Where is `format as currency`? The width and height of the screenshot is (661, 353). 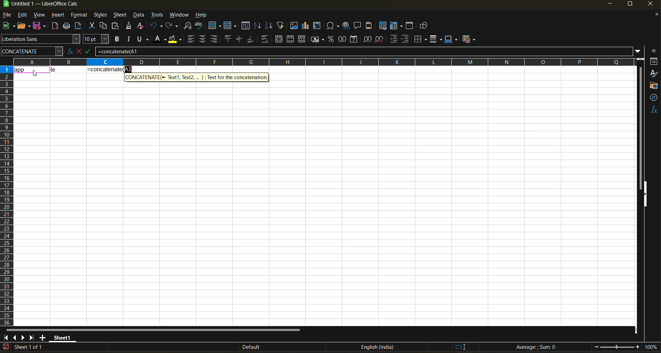
format as currency is located at coordinates (319, 39).